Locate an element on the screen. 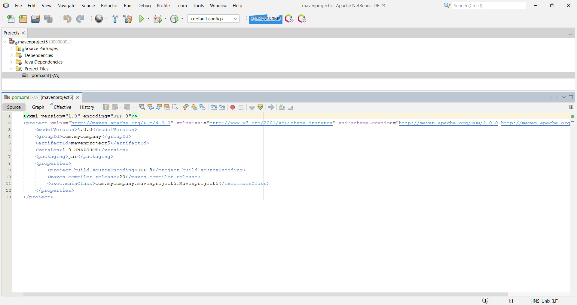 The width and height of the screenshot is (577, 305). Profile Project is located at coordinates (177, 19).